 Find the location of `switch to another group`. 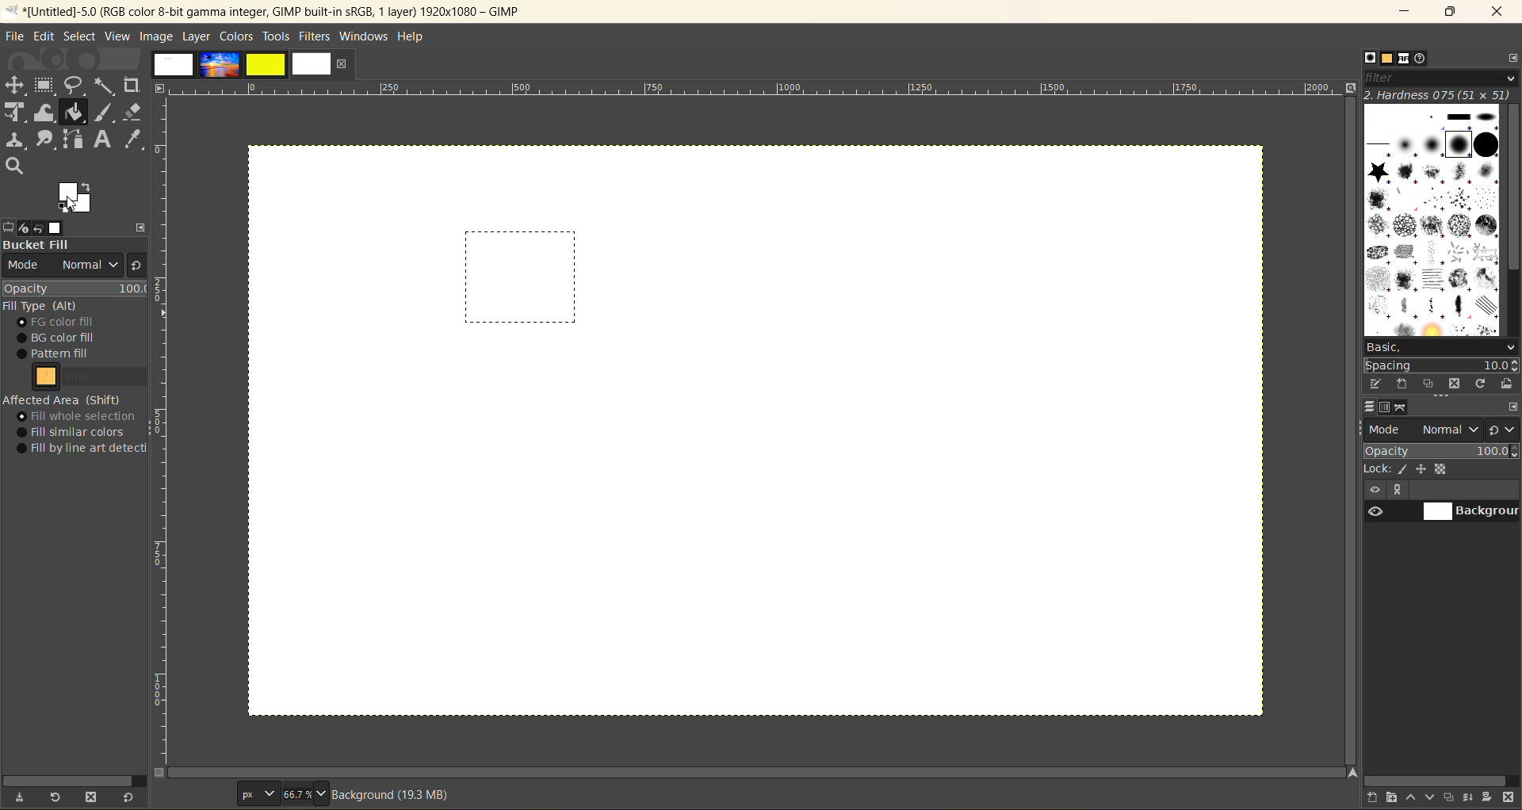

switch to another group is located at coordinates (134, 268).